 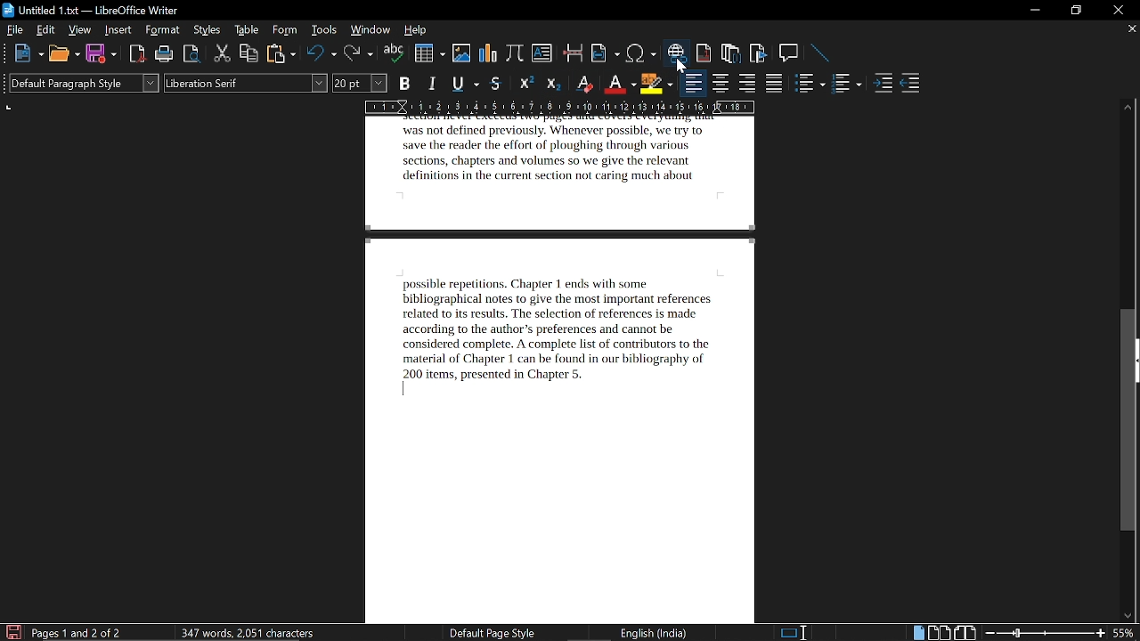 What do you see at coordinates (461, 55) in the screenshot?
I see `insert image` at bounding box center [461, 55].